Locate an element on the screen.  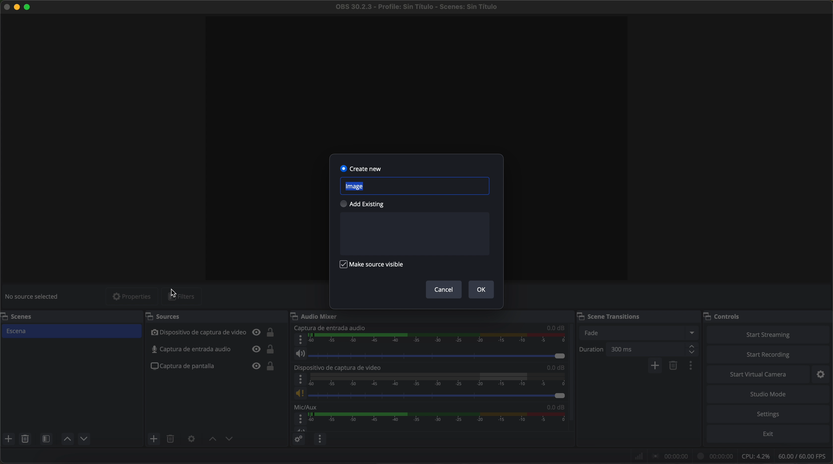
fade is located at coordinates (638, 333).